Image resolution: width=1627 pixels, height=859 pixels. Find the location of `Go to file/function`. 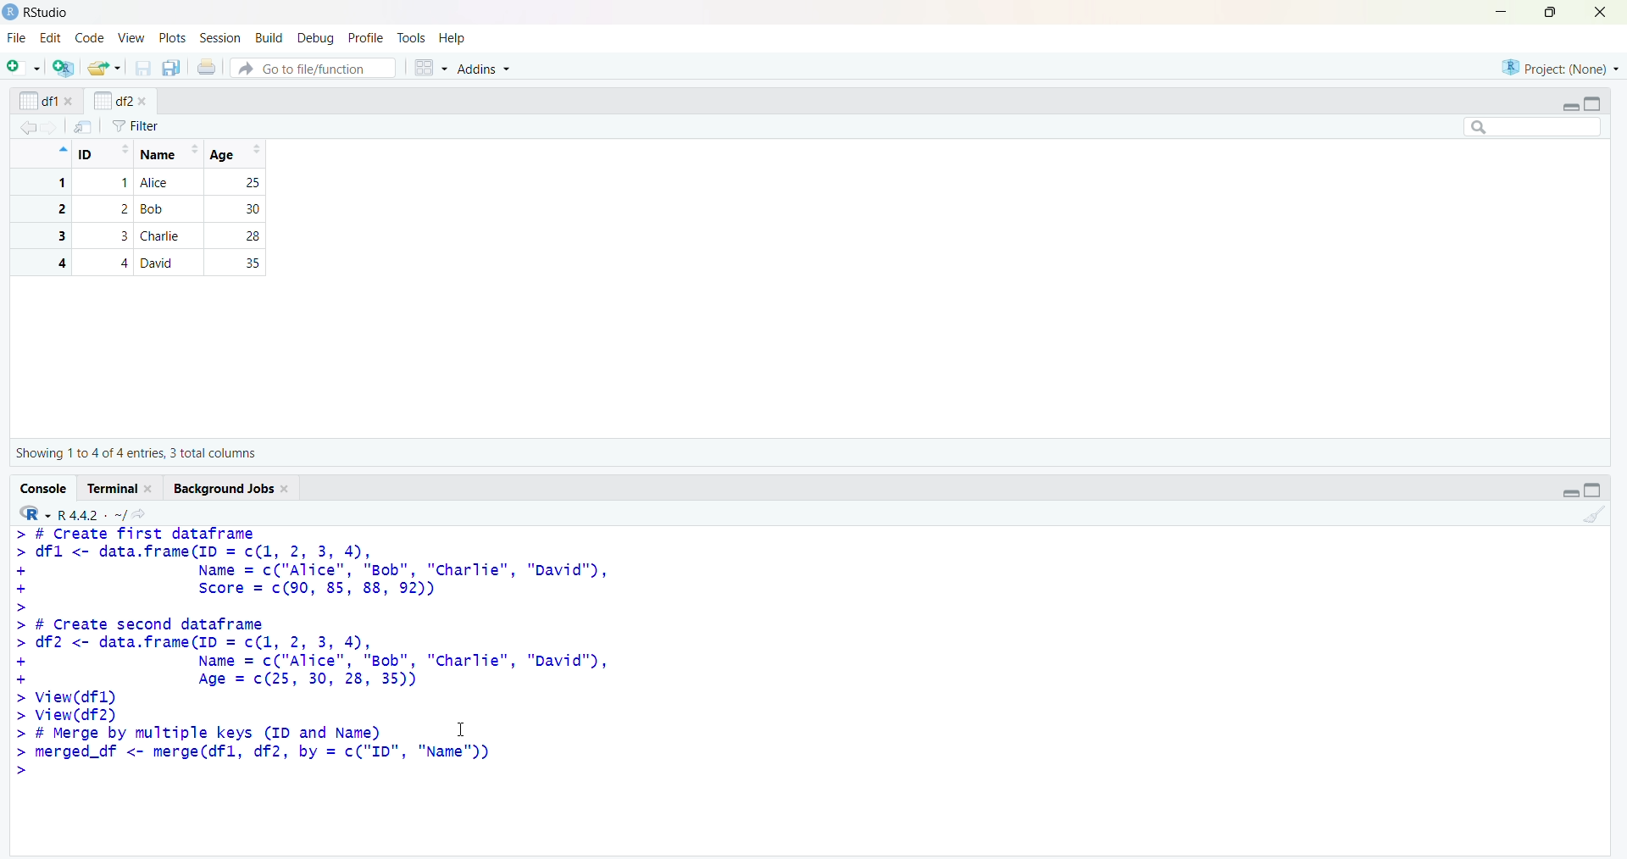

Go to file/function is located at coordinates (314, 68).